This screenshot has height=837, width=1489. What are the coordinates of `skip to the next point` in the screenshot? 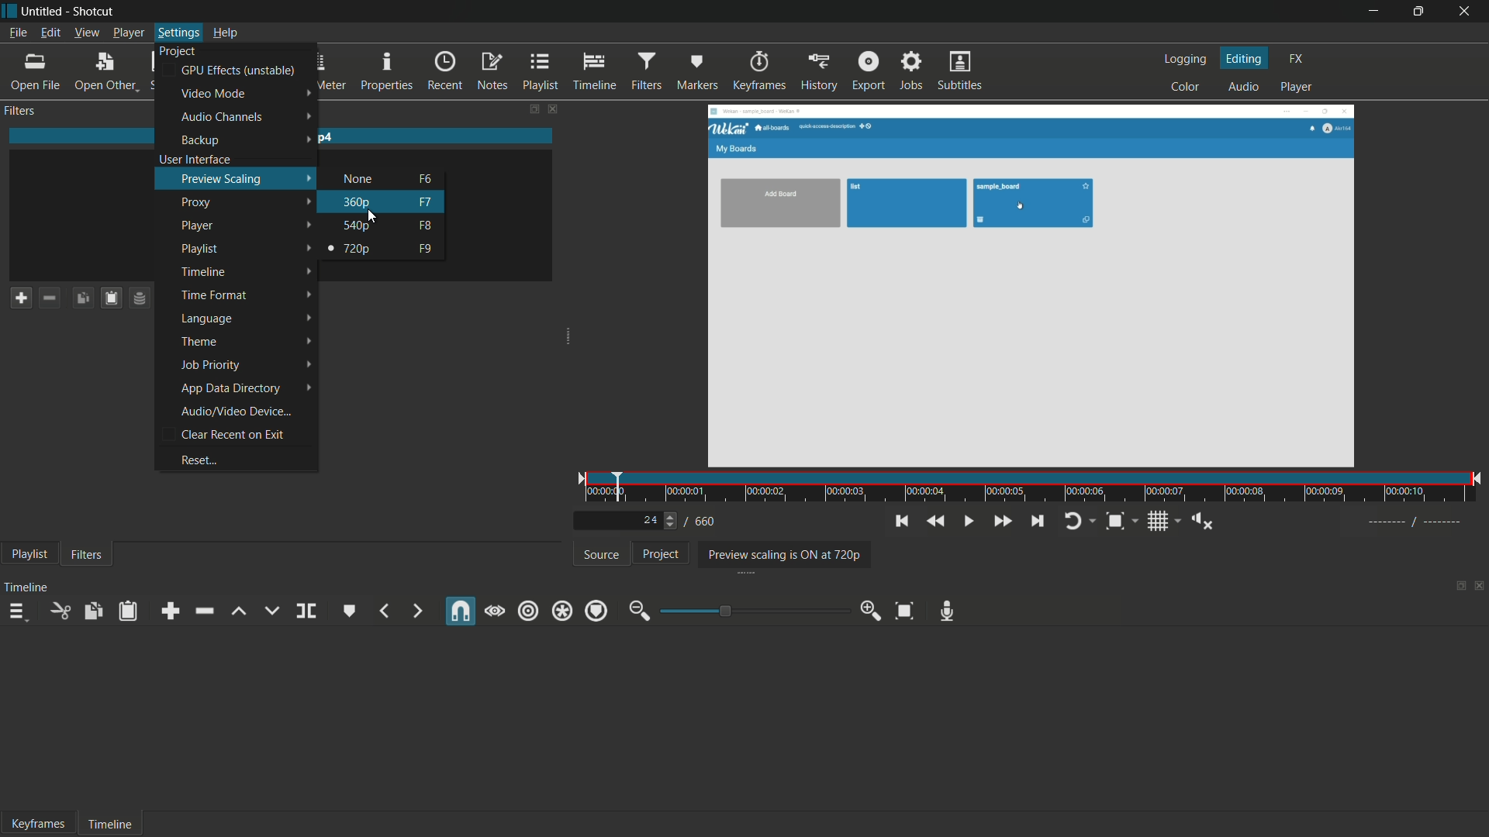 It's located at (1039, 522).